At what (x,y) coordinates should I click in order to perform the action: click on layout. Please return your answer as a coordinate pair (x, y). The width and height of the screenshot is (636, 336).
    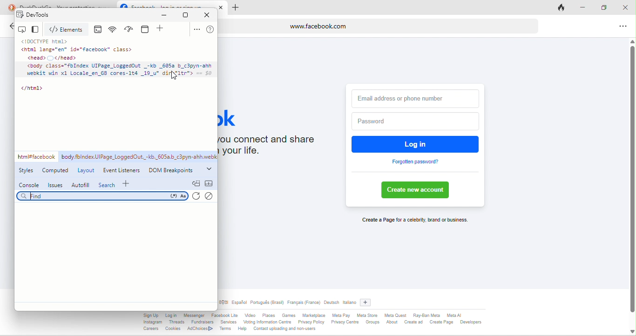
    Looking at the image, I should click on (86, 169).